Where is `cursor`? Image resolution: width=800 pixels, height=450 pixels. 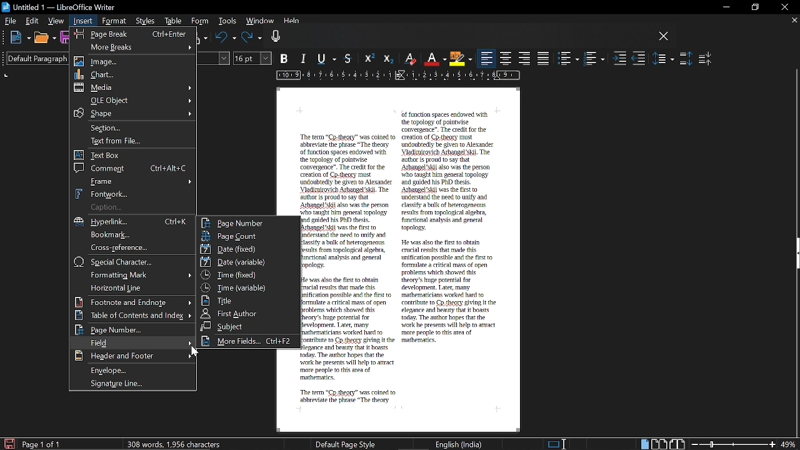 cursor is located at coordinates (194, 351).